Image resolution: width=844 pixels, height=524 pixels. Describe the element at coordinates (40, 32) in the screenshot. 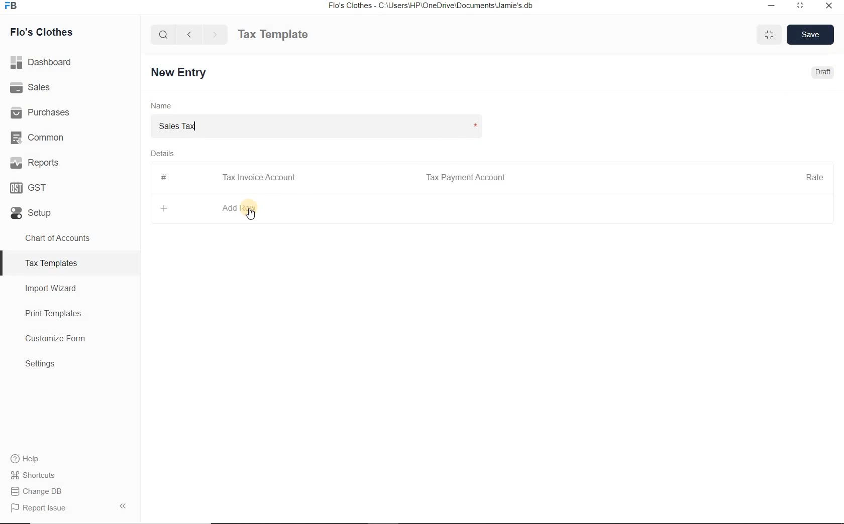

I see `Flo's Clothes` at that location.